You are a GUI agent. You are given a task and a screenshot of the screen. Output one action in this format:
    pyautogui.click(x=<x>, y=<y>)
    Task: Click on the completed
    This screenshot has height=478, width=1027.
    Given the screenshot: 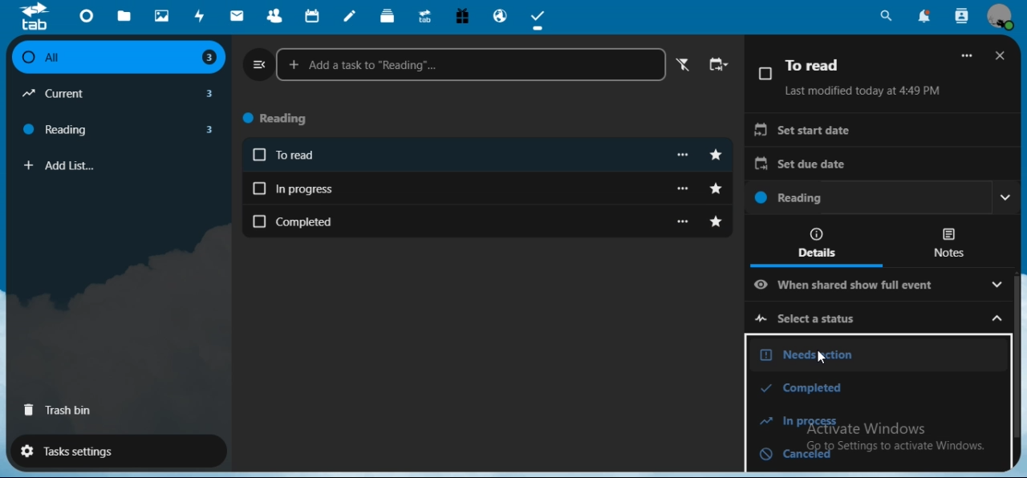 What is the action you would take?
    pyautogui.click(x=879, y=386)
    